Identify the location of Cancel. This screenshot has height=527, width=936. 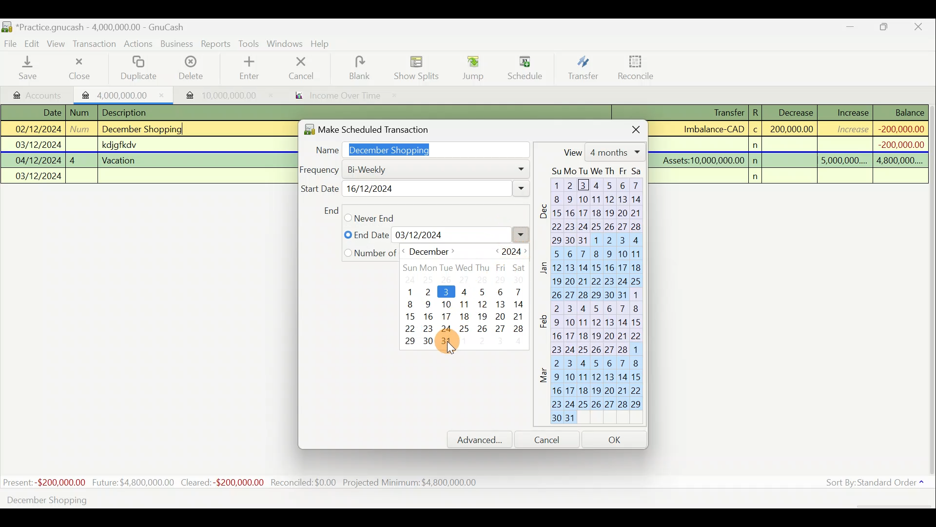
(302, 67).